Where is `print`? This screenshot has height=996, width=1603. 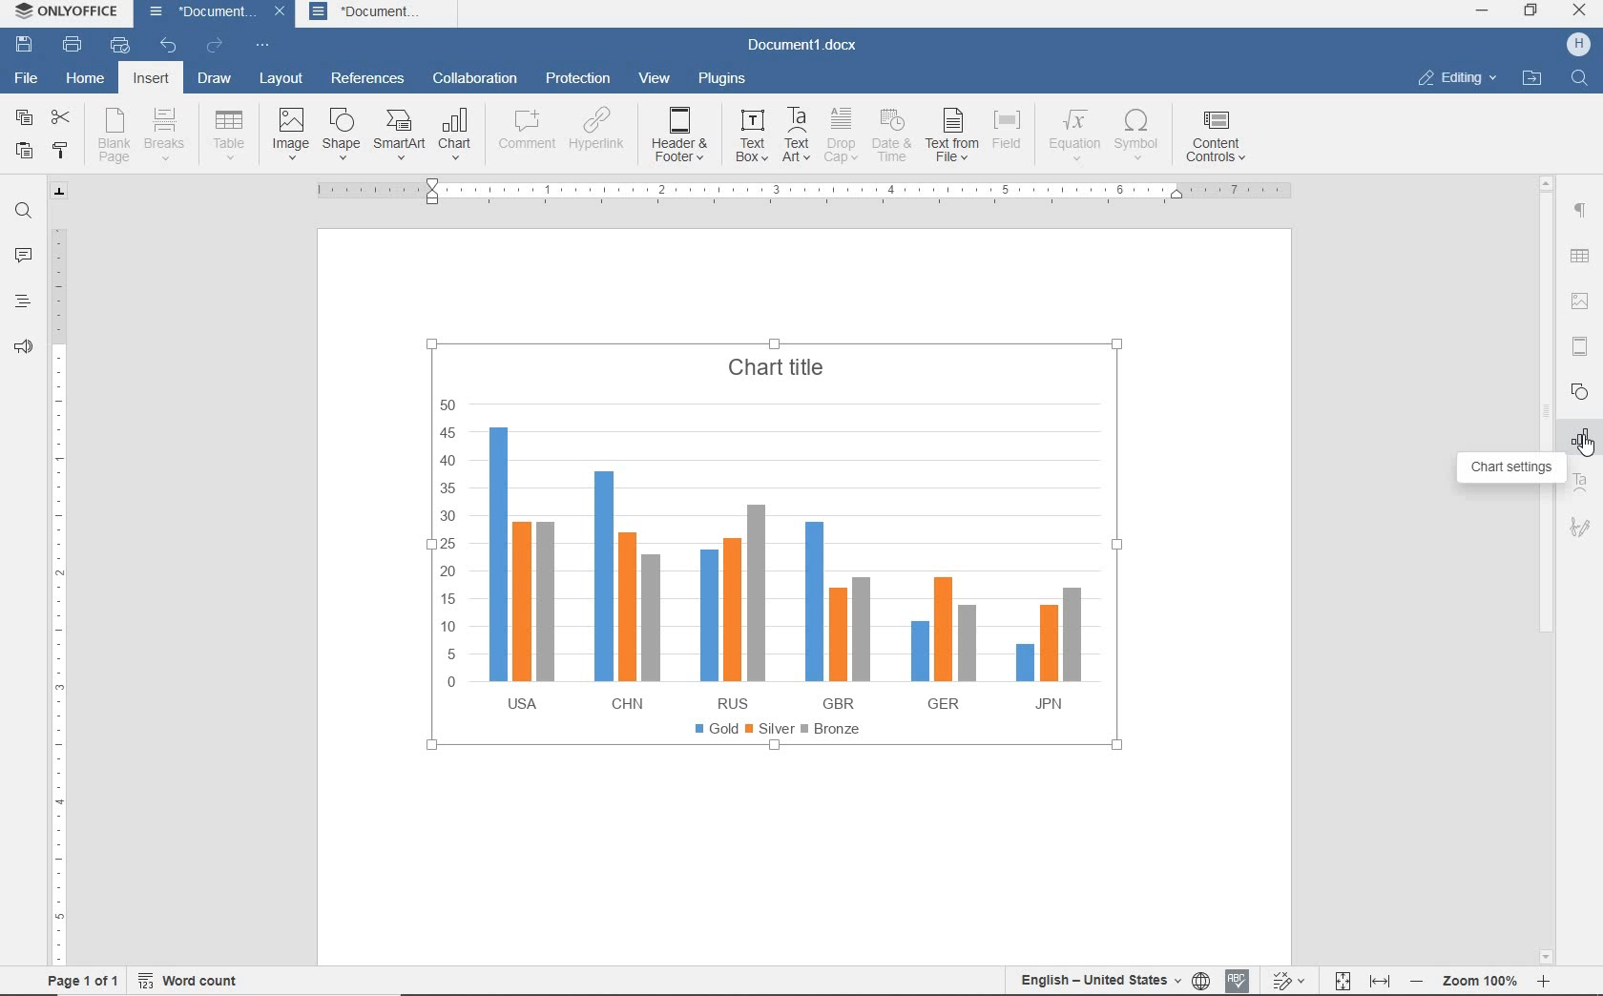
print is located at coordinates (72, 46).